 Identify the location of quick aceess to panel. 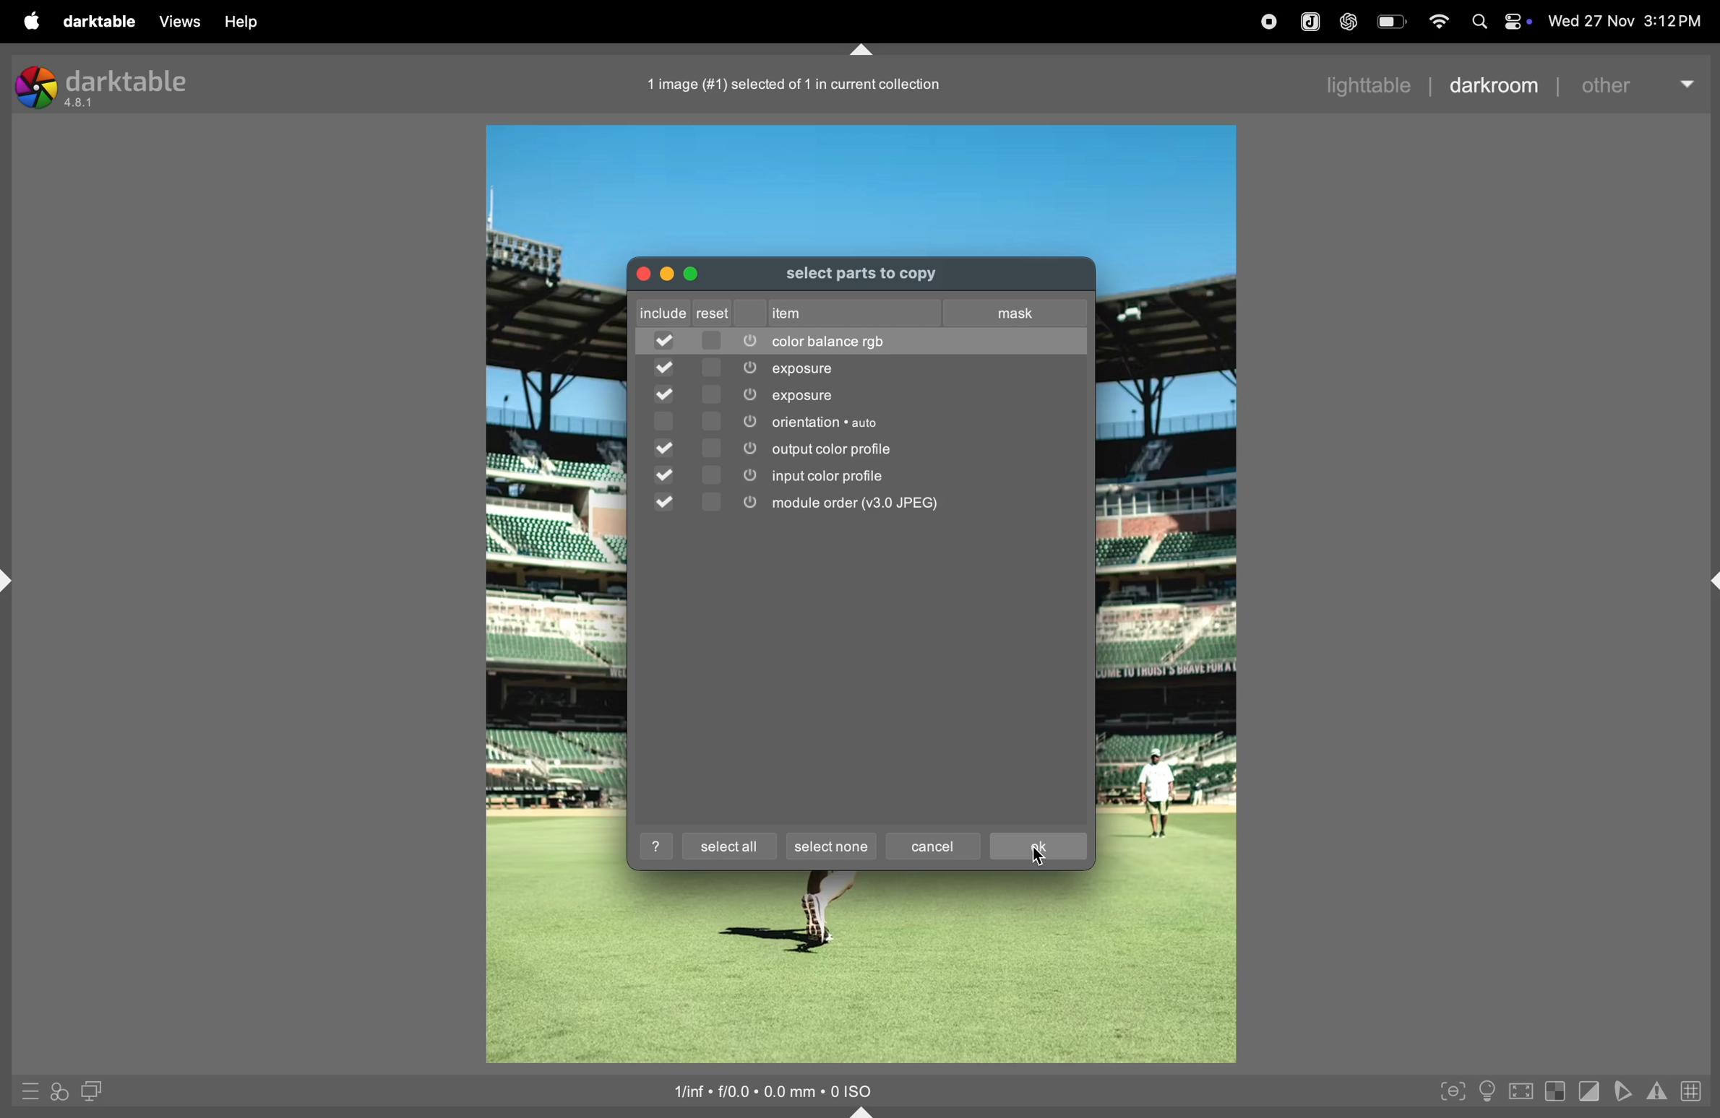
(32, 1090).